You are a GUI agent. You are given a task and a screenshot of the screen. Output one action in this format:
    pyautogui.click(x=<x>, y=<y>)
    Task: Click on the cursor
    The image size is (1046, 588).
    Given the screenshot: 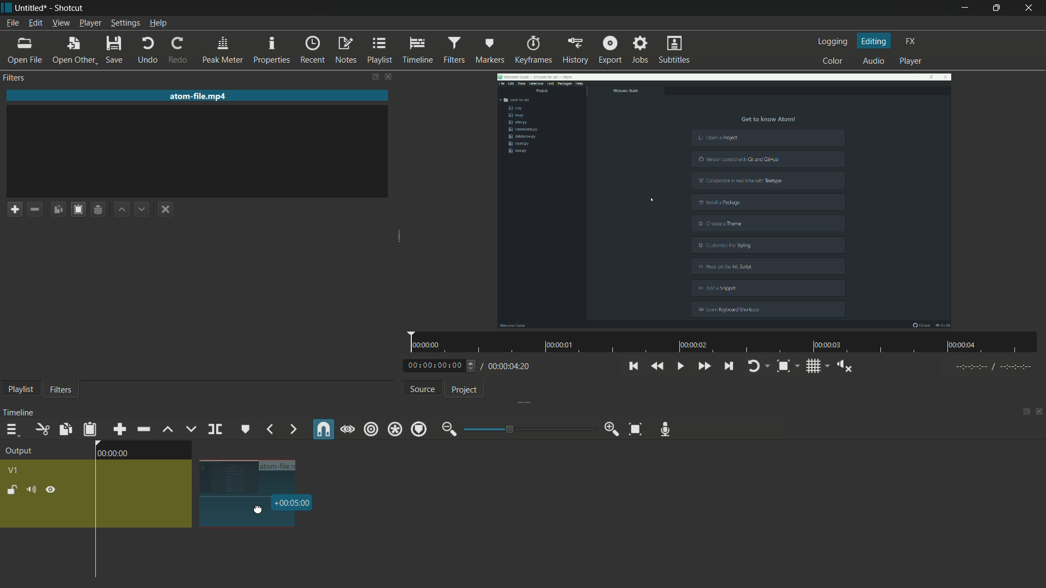 What is the action you would take?
    pyautogui.click(x=259, y=510)
    